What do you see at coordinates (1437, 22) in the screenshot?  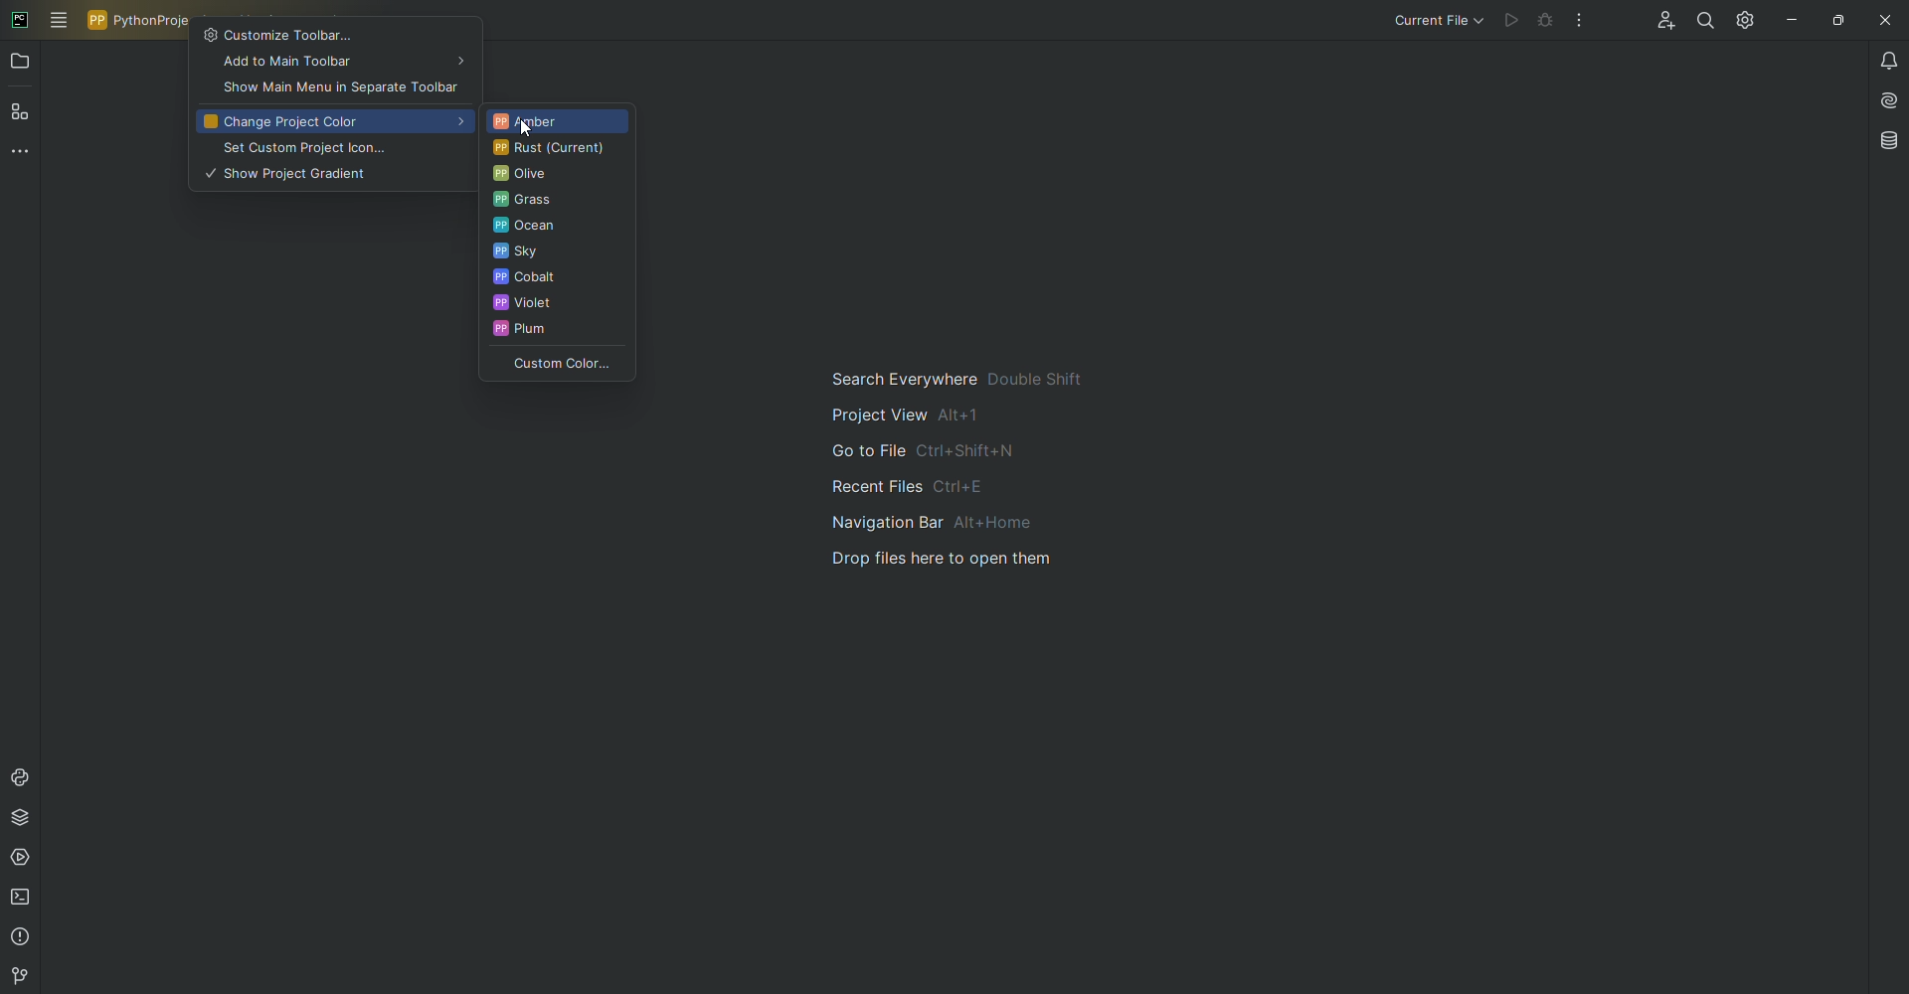 I see `Current file` at bounding box center [1437, 22].